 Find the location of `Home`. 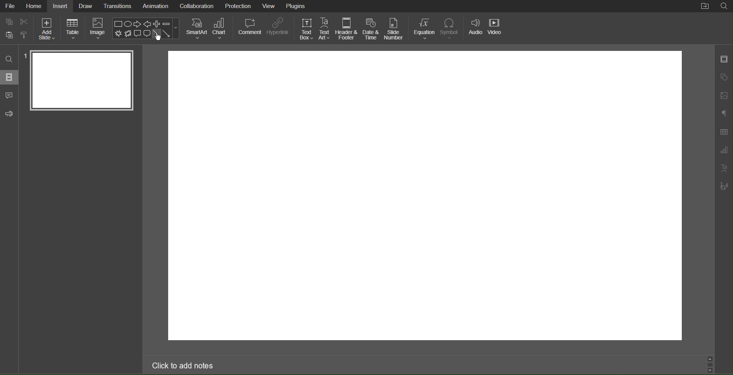

Home is located at coordinates (34, 6).